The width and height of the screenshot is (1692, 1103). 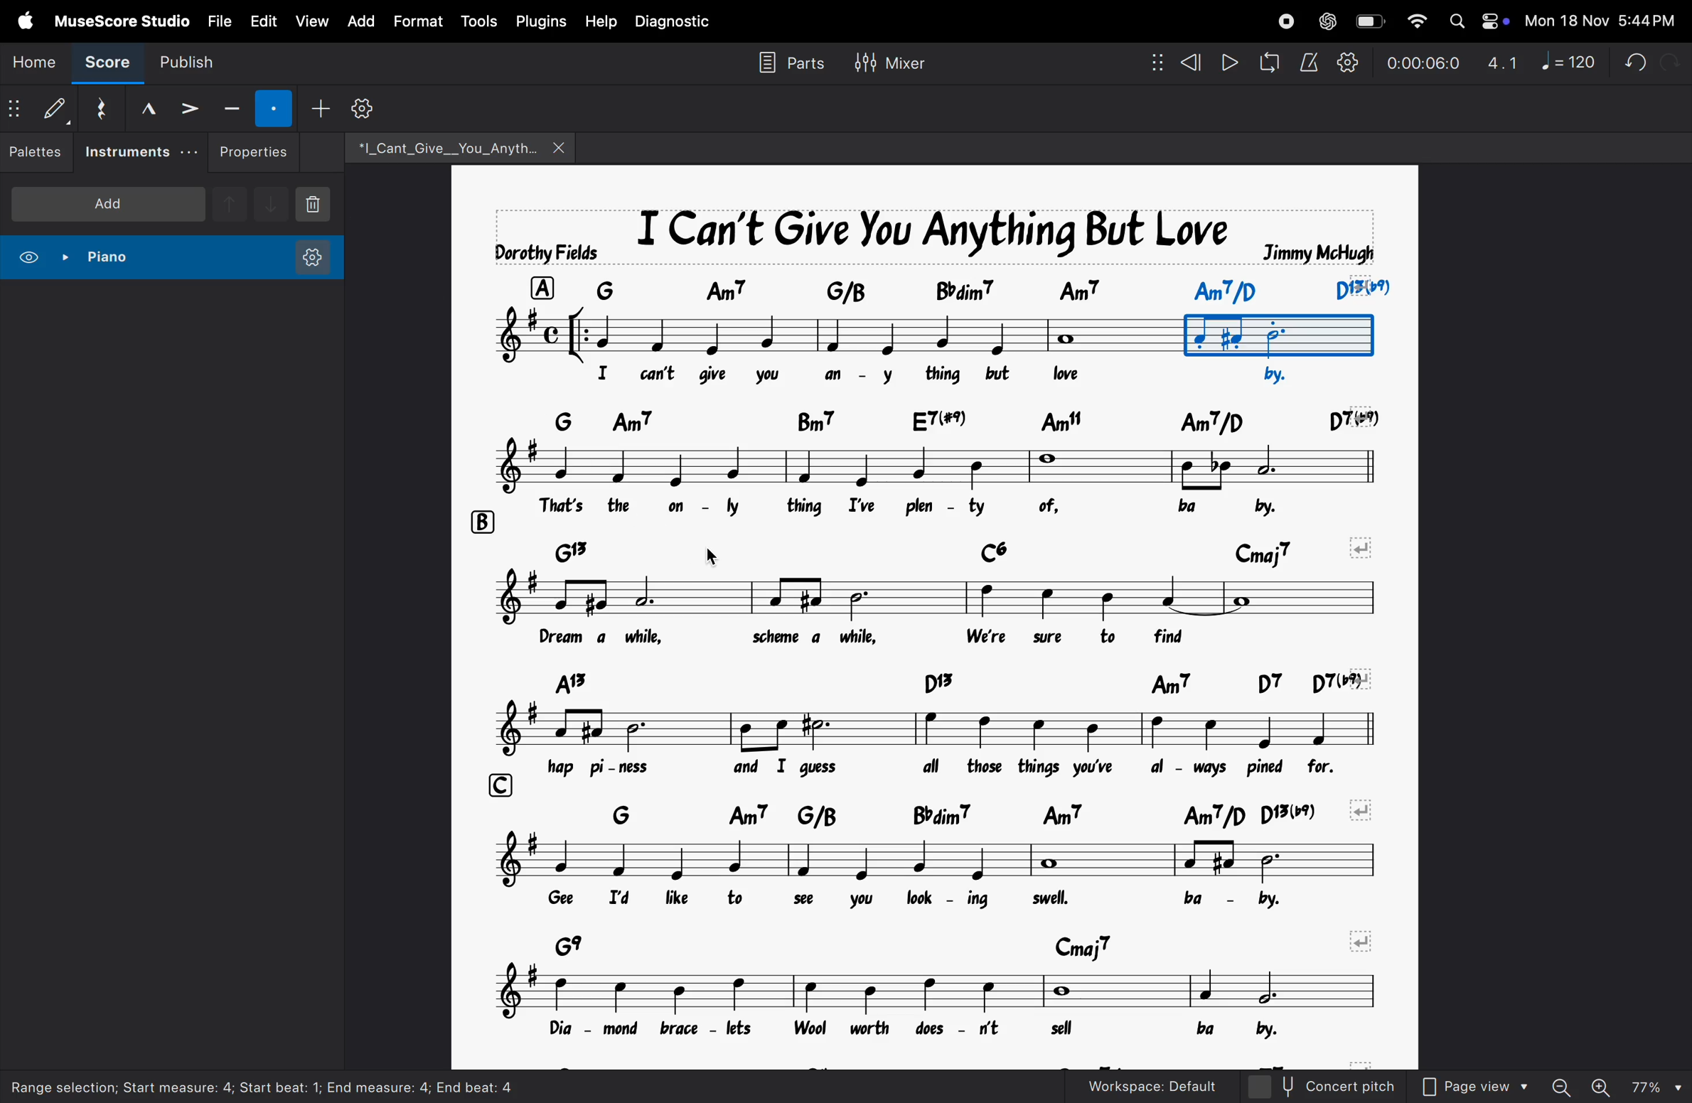 What do you see at coordinates (312, 205) in the screenshot?
I see `delete` at bounding box center [312, 205].